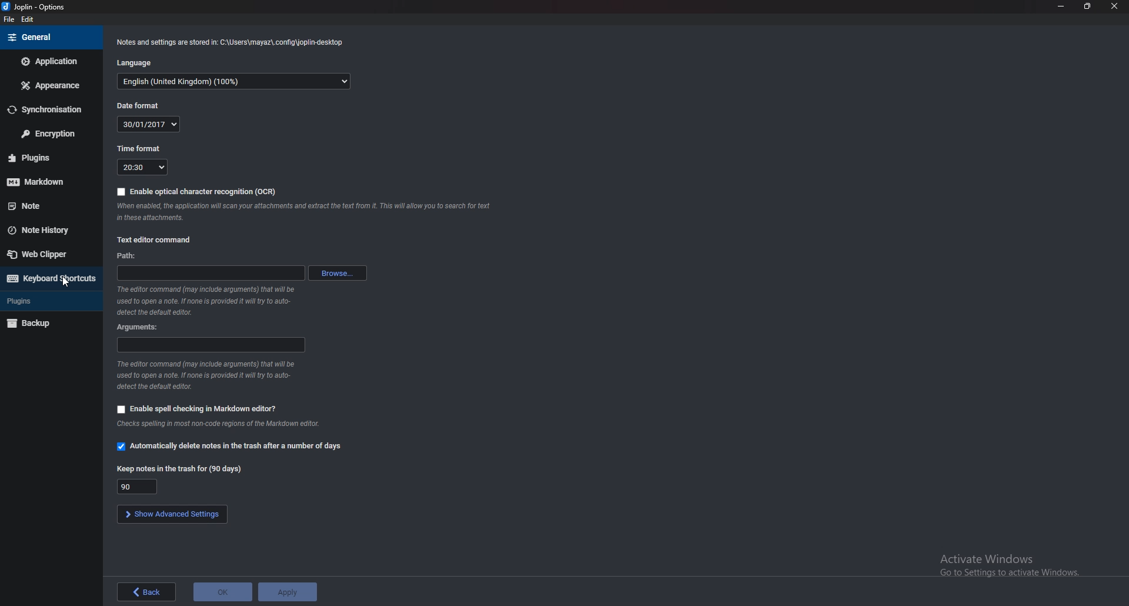 This screenshot has width=1129, height=606. What do you see at coordinates (48, 230) in the screenshot?
I see `Note history` at bounding box center [48, 230].